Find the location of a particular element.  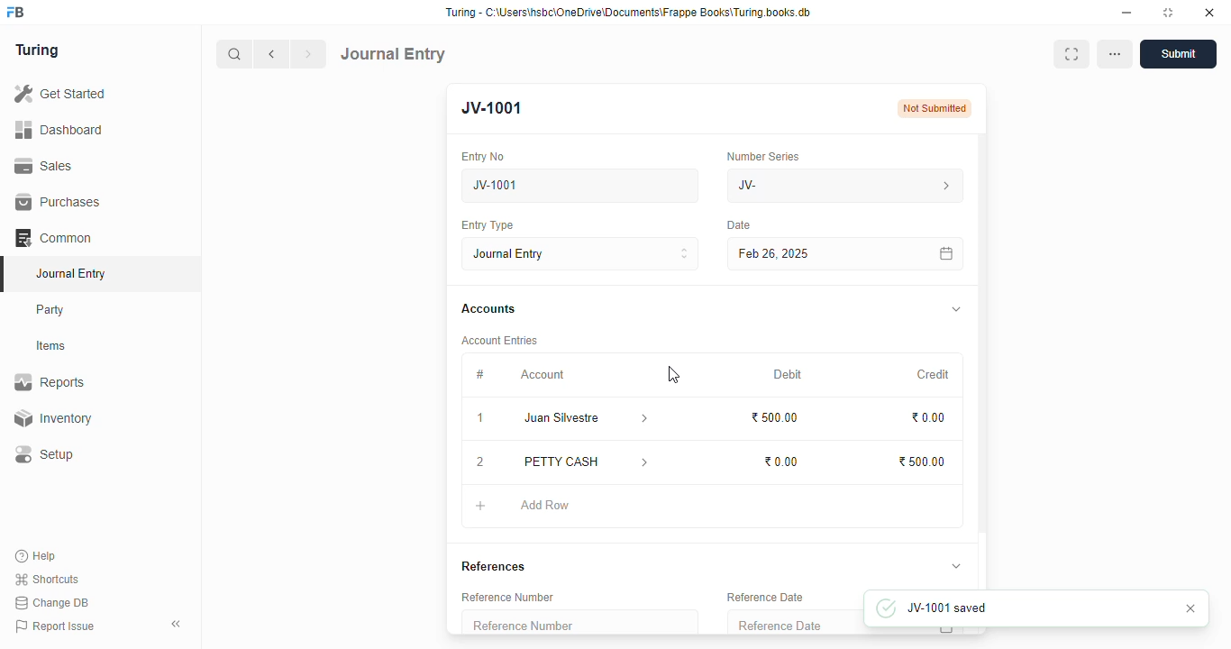

turing is located at coordinates (38, 51).